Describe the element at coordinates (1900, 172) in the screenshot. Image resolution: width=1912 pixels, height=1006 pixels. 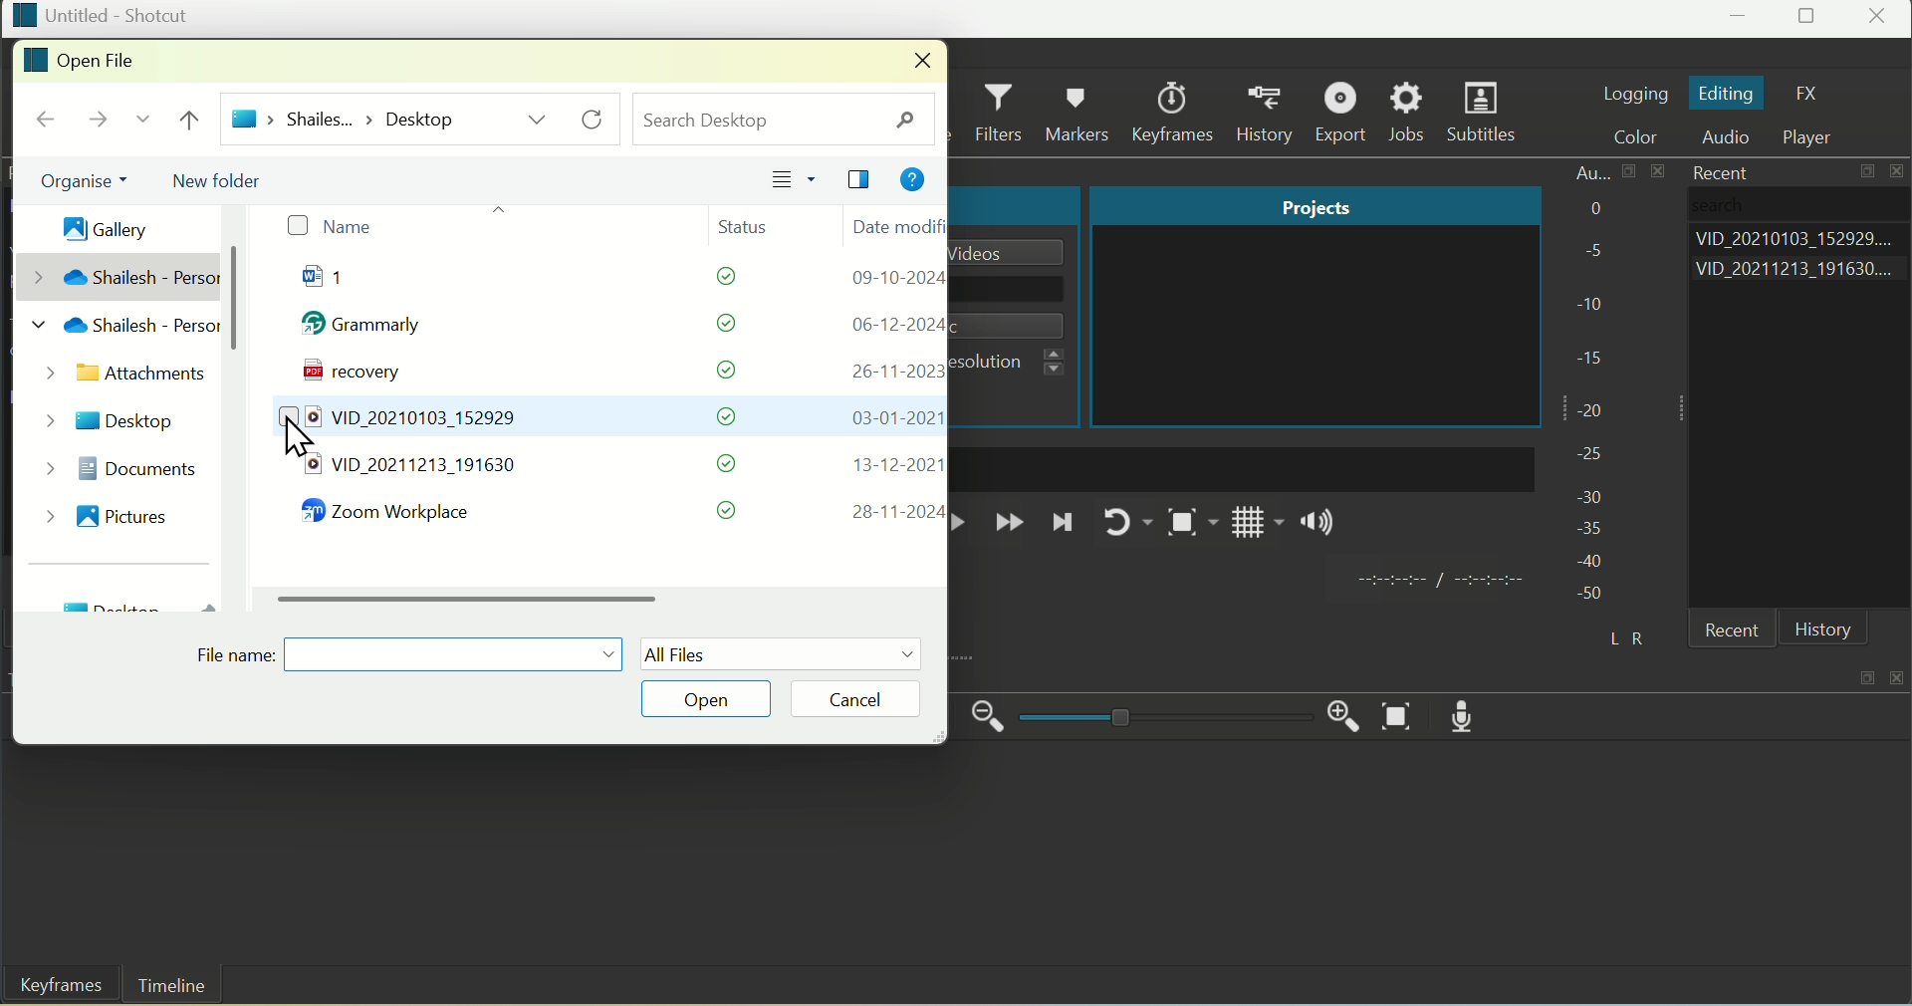
I see `close` at that location.